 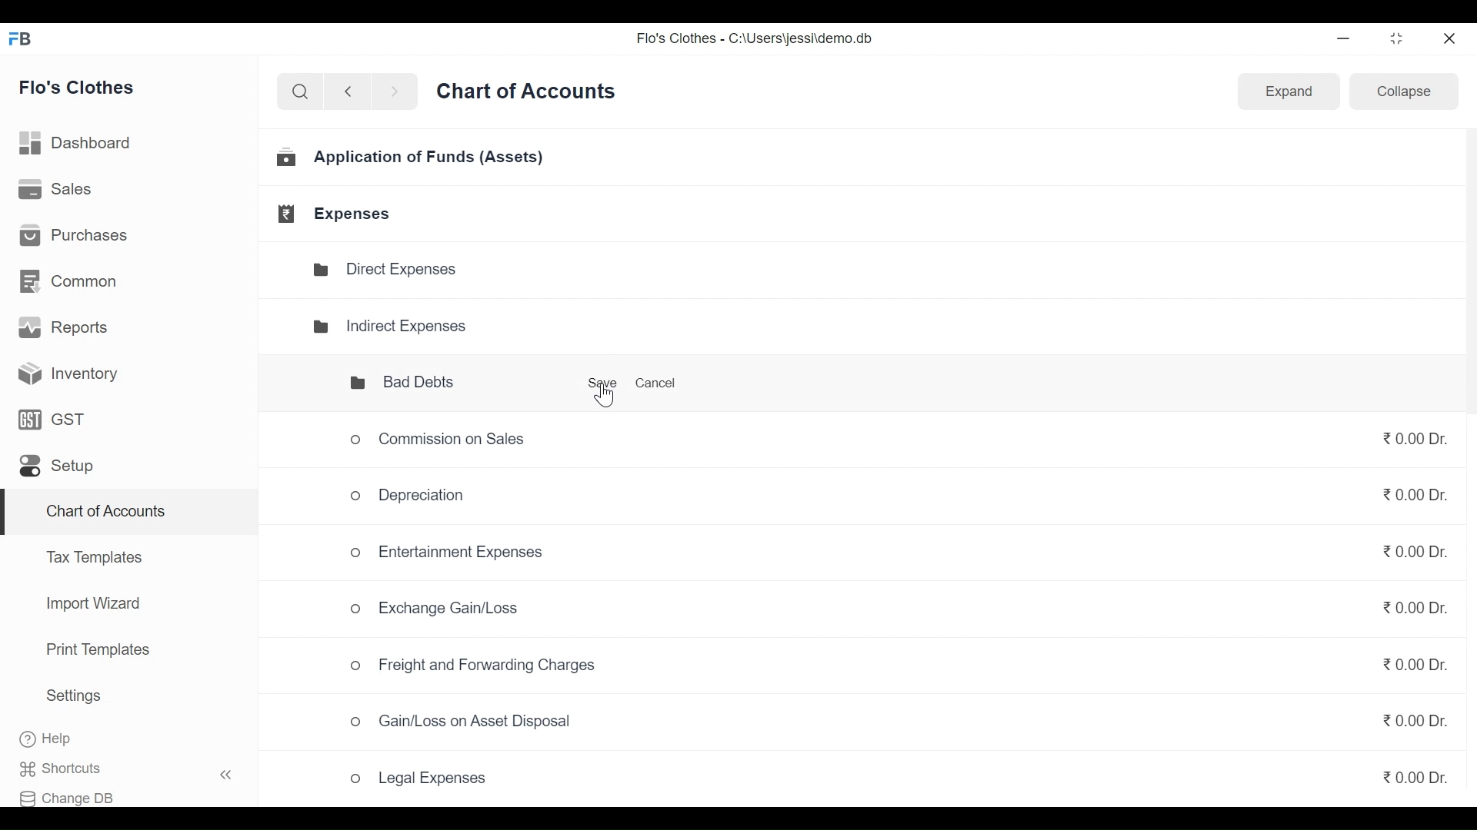 I want to click on Cursor, so click(x=597, y=393).